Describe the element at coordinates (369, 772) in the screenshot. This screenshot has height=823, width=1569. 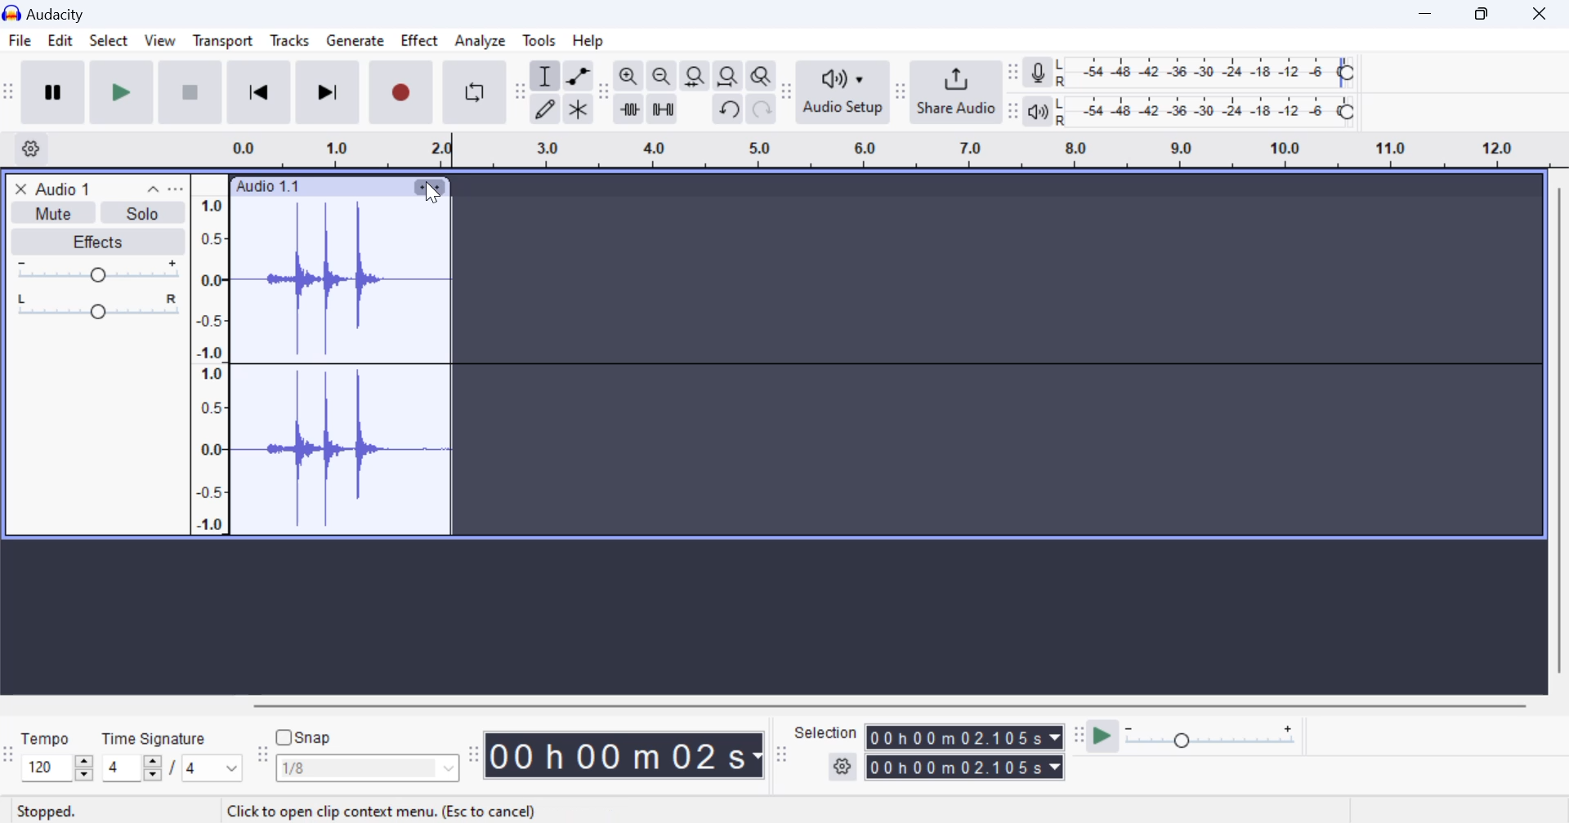
I see `Snap options` at that location.